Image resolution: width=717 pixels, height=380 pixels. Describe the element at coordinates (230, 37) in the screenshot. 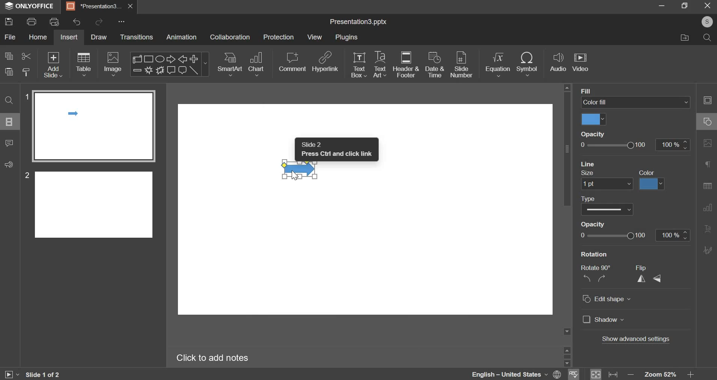

I see `collaboration` at that location.